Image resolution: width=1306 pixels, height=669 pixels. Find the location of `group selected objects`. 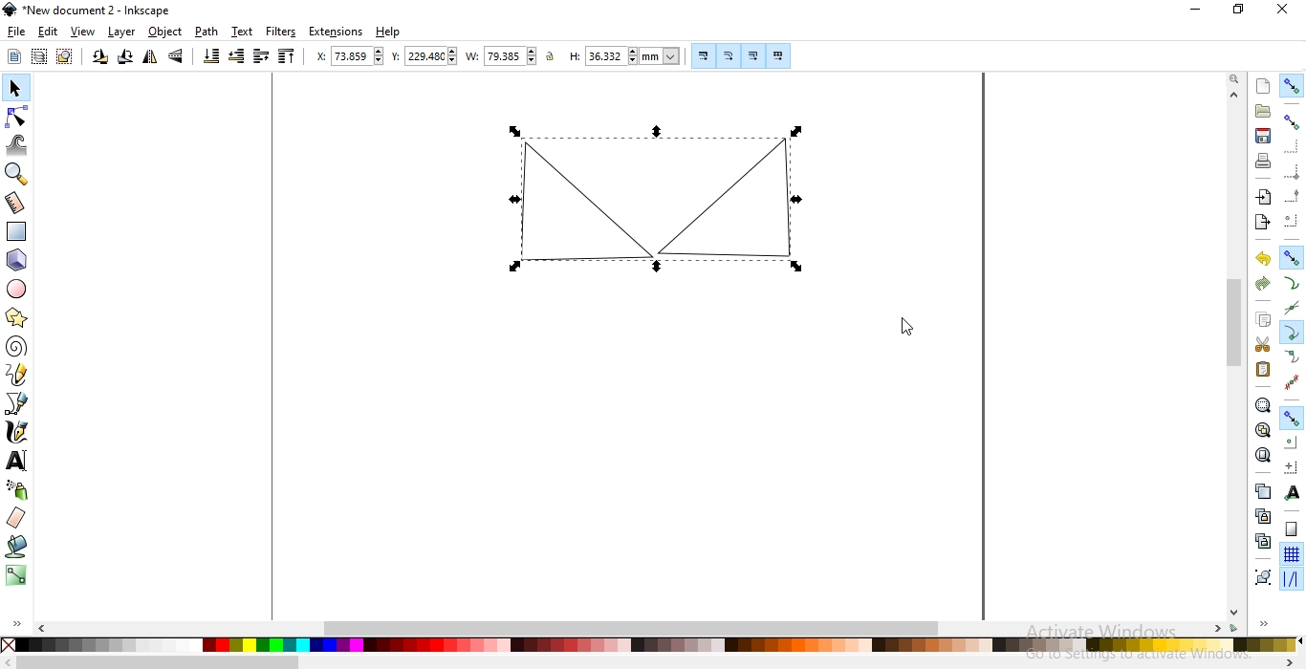

group selected objects is located at coordinates (1261, 574).